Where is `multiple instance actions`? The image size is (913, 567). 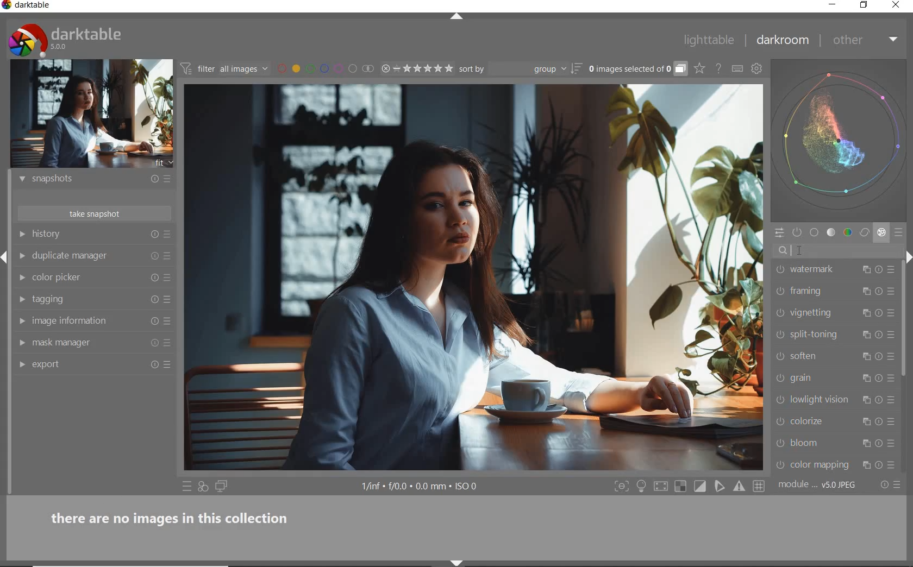 multiple instance actions is located at coordinates (865, 443).